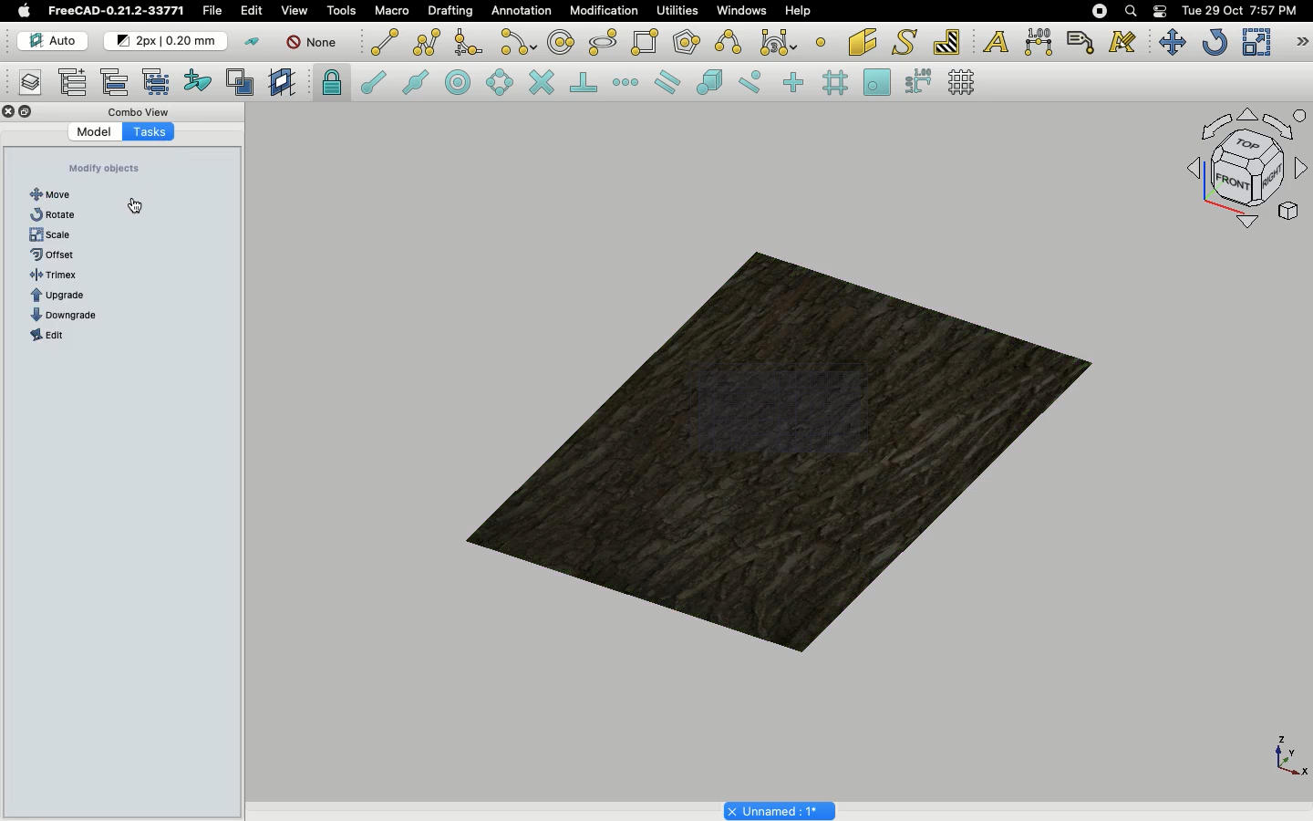 The height and width of the screenshot is (821, 1313). What do you see at coordinates (167, 42) in the screenshot?
I see `Change default for new objects` at bounding box center [167, 42].